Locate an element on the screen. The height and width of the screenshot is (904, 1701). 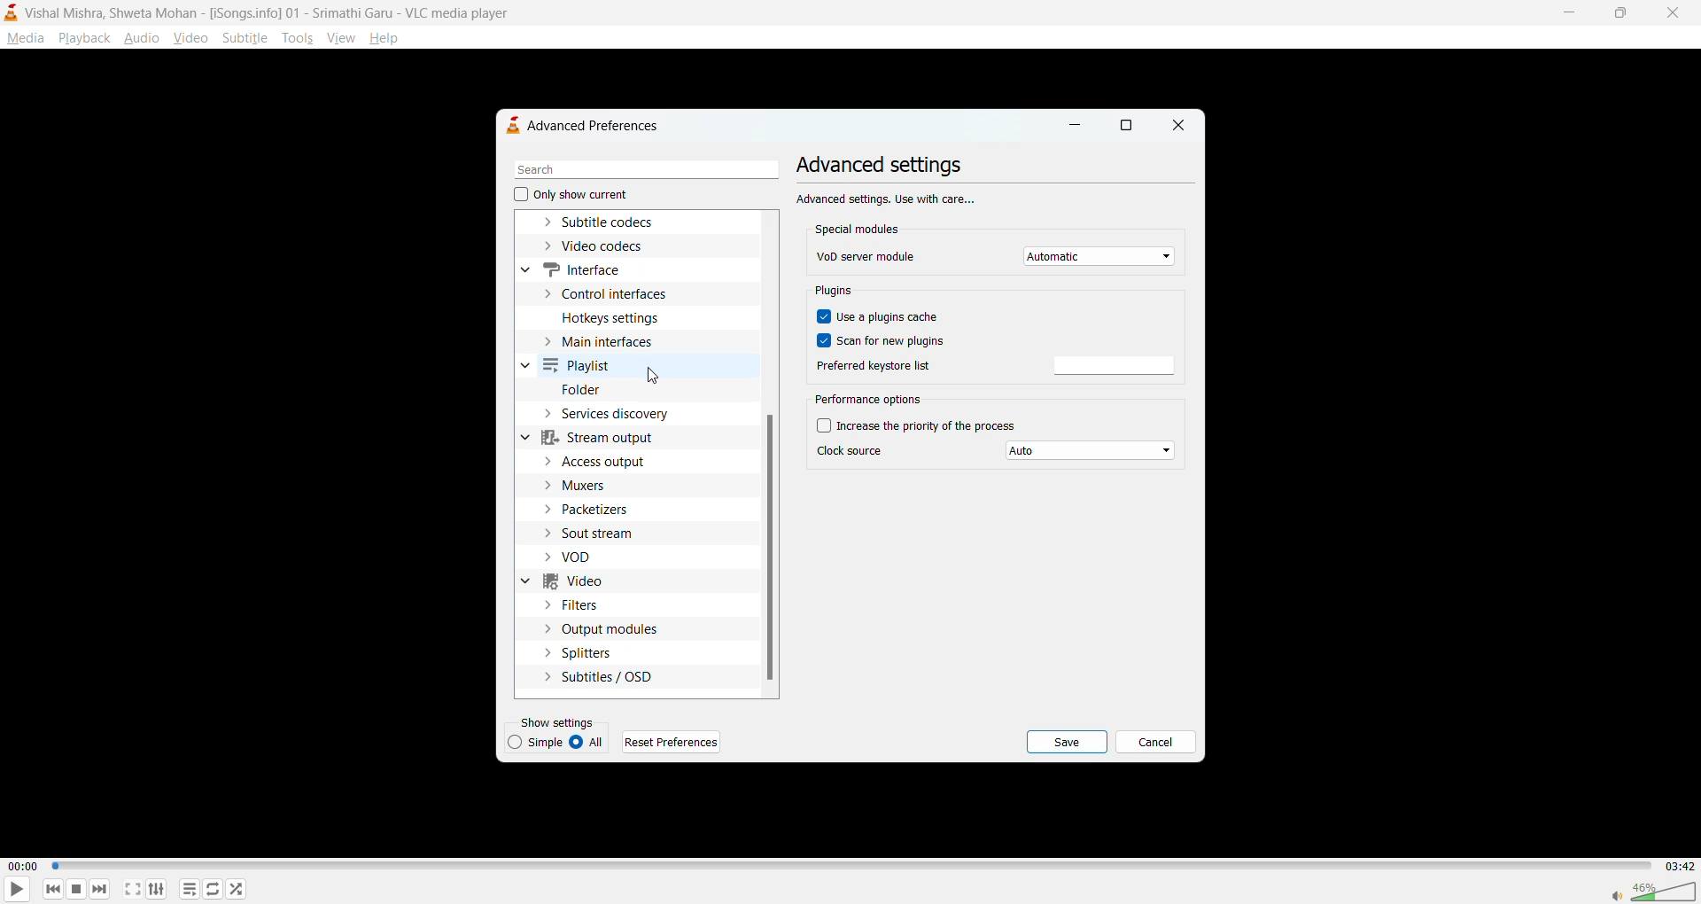
cursor is located at coordinates (653, 378).